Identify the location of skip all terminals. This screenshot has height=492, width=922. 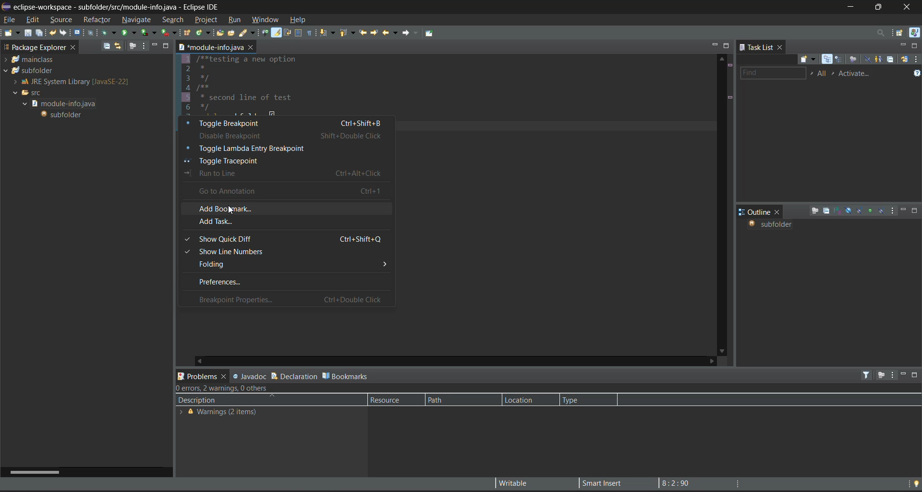
(93, 32).